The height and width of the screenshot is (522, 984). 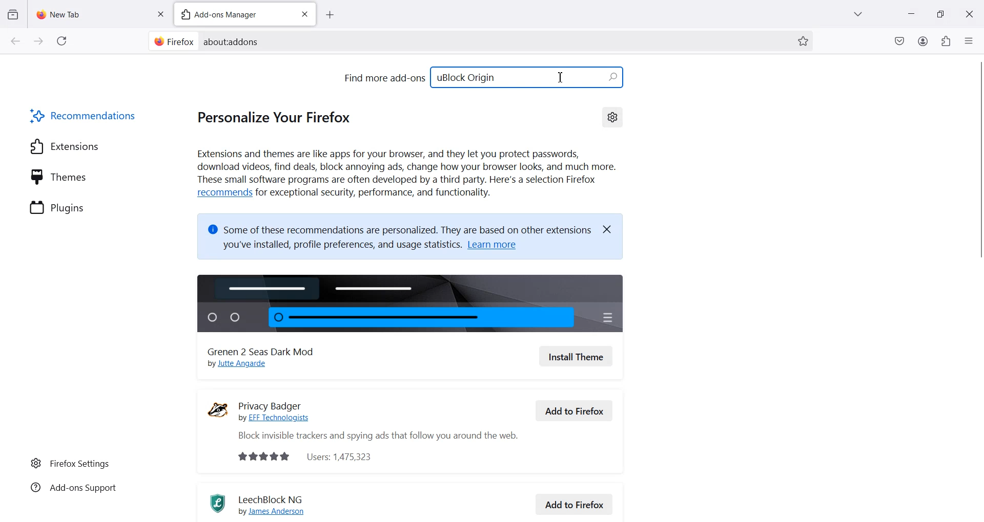 I want to click on Personalize your Firefox, so click(x=280, y=116).